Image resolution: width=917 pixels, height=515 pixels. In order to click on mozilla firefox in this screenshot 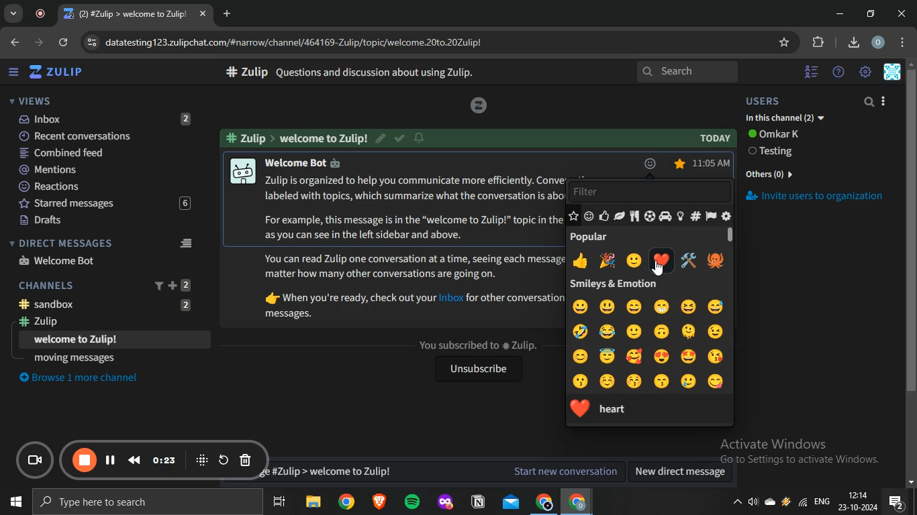, I will do `click(444, 502)`.